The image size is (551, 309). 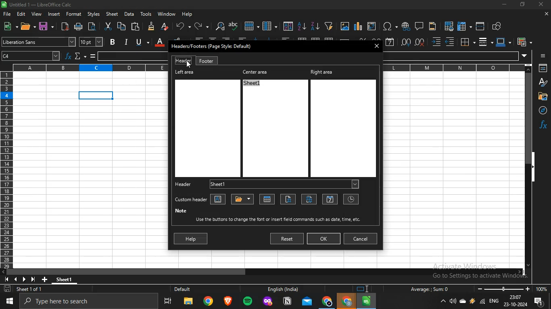 What do you see at coordinates (212, 46) in the screenshot?
I see `Headers/Footers (Page Style: Default)` at bounding box center [212, 46].